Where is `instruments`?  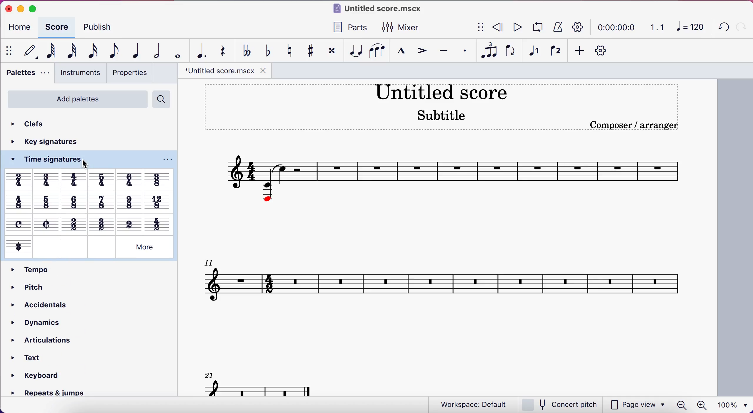
instruments is located at coordinates (78, 74).